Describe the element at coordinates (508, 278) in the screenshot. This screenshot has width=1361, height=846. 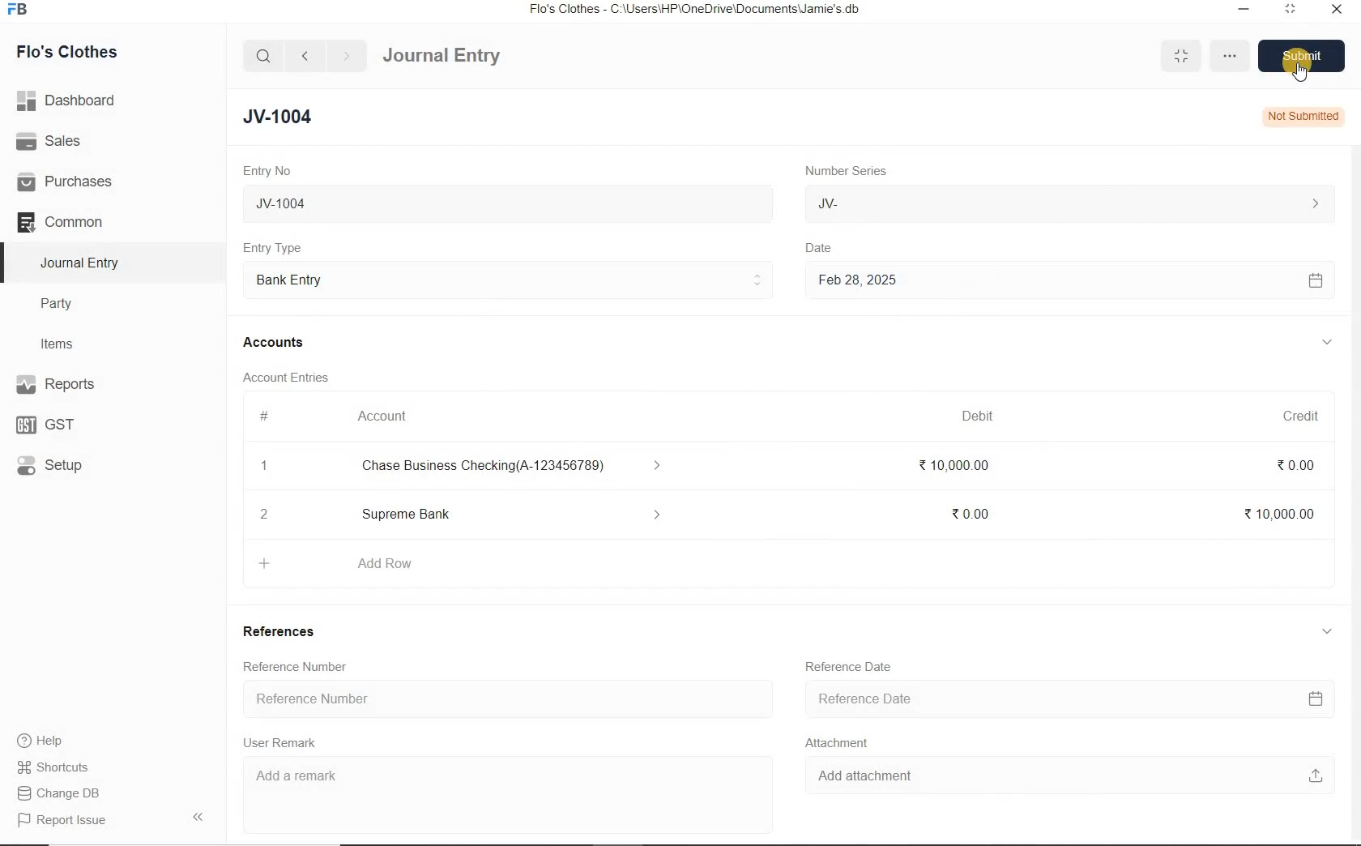
I see `Entry Type` at that location.